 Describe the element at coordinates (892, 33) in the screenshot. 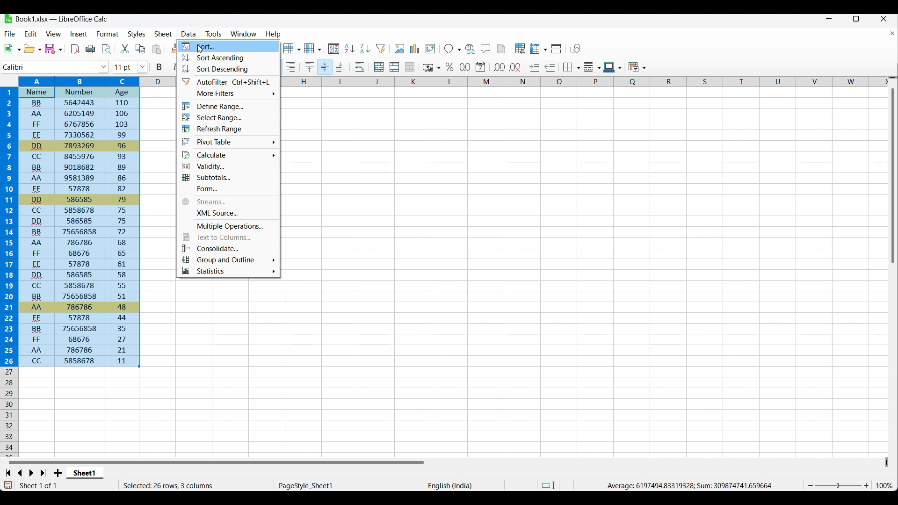

I see `Close document` at that location.